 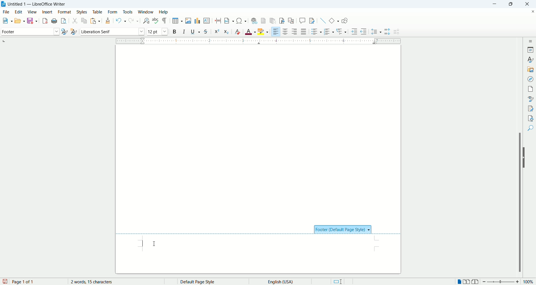 What do you see at coordinates (166, 20) in the screenshot?
I see `formatting marks` at bounding box center [166, 20].